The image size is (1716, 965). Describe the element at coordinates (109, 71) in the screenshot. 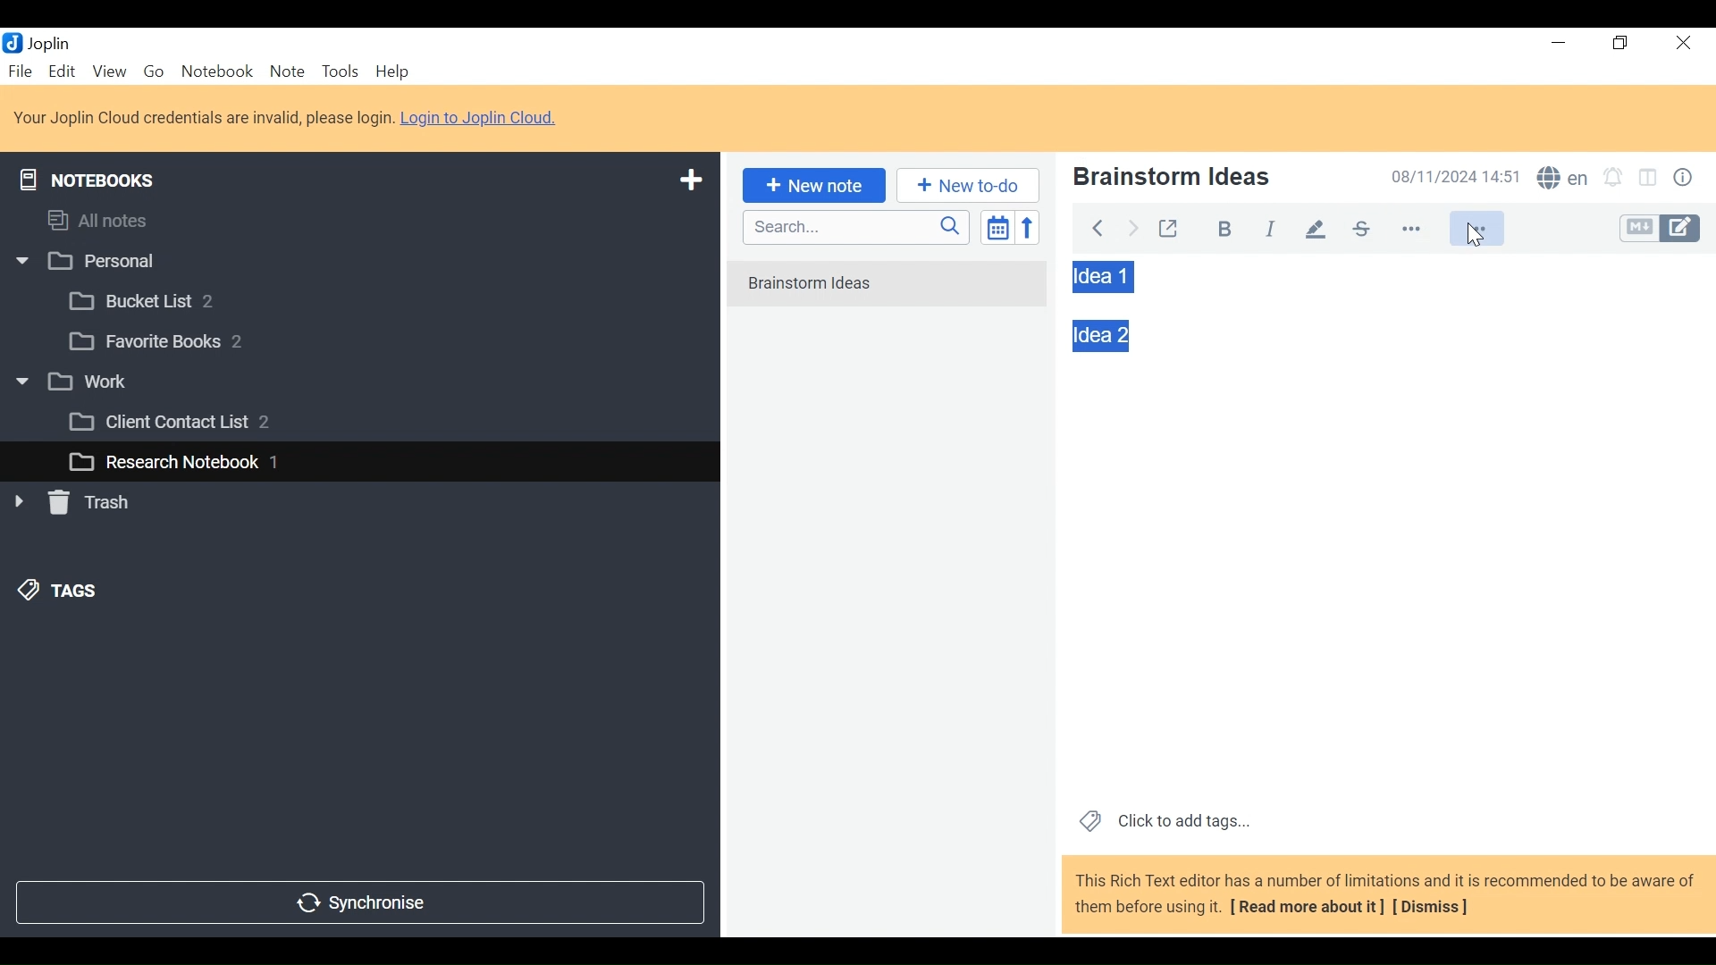

I see `View` at that location.